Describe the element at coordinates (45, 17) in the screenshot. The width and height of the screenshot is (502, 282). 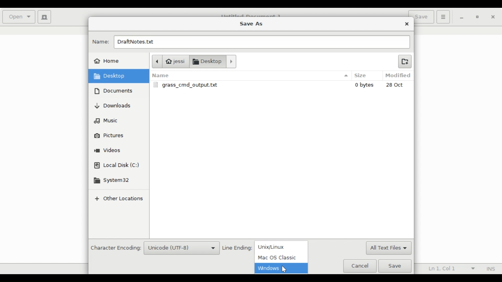
I see `Create a new document` at that location.